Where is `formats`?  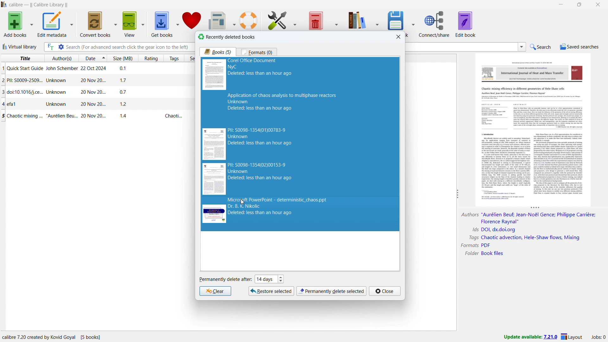 formats is located at coordinates (257, 52).